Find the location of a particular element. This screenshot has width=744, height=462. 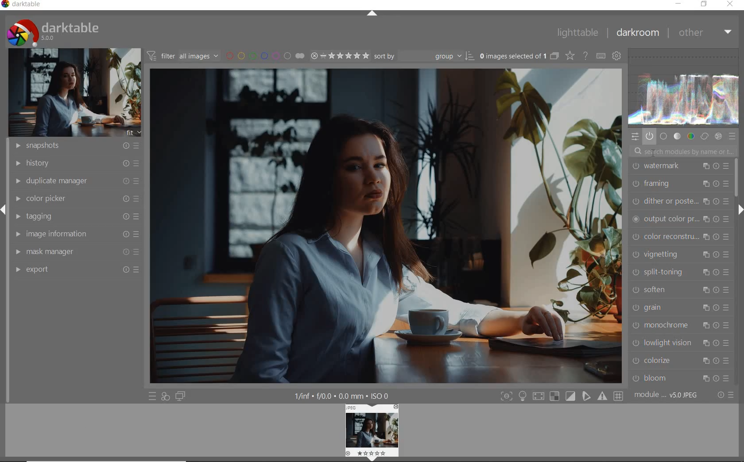

enable for online help is located at coordinates (585, 56).